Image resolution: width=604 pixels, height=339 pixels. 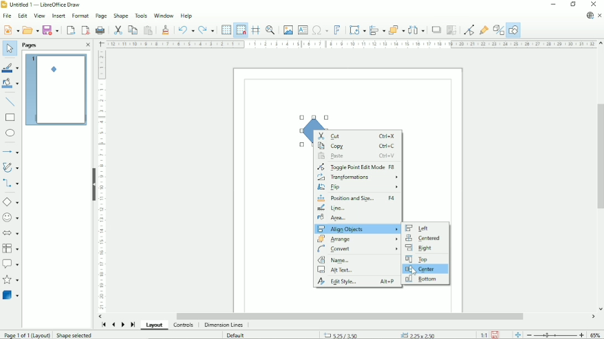 What do you see at coordinates (397, 29) in the screenshot?
I see `Arrange` at bounding box center [397, 29].